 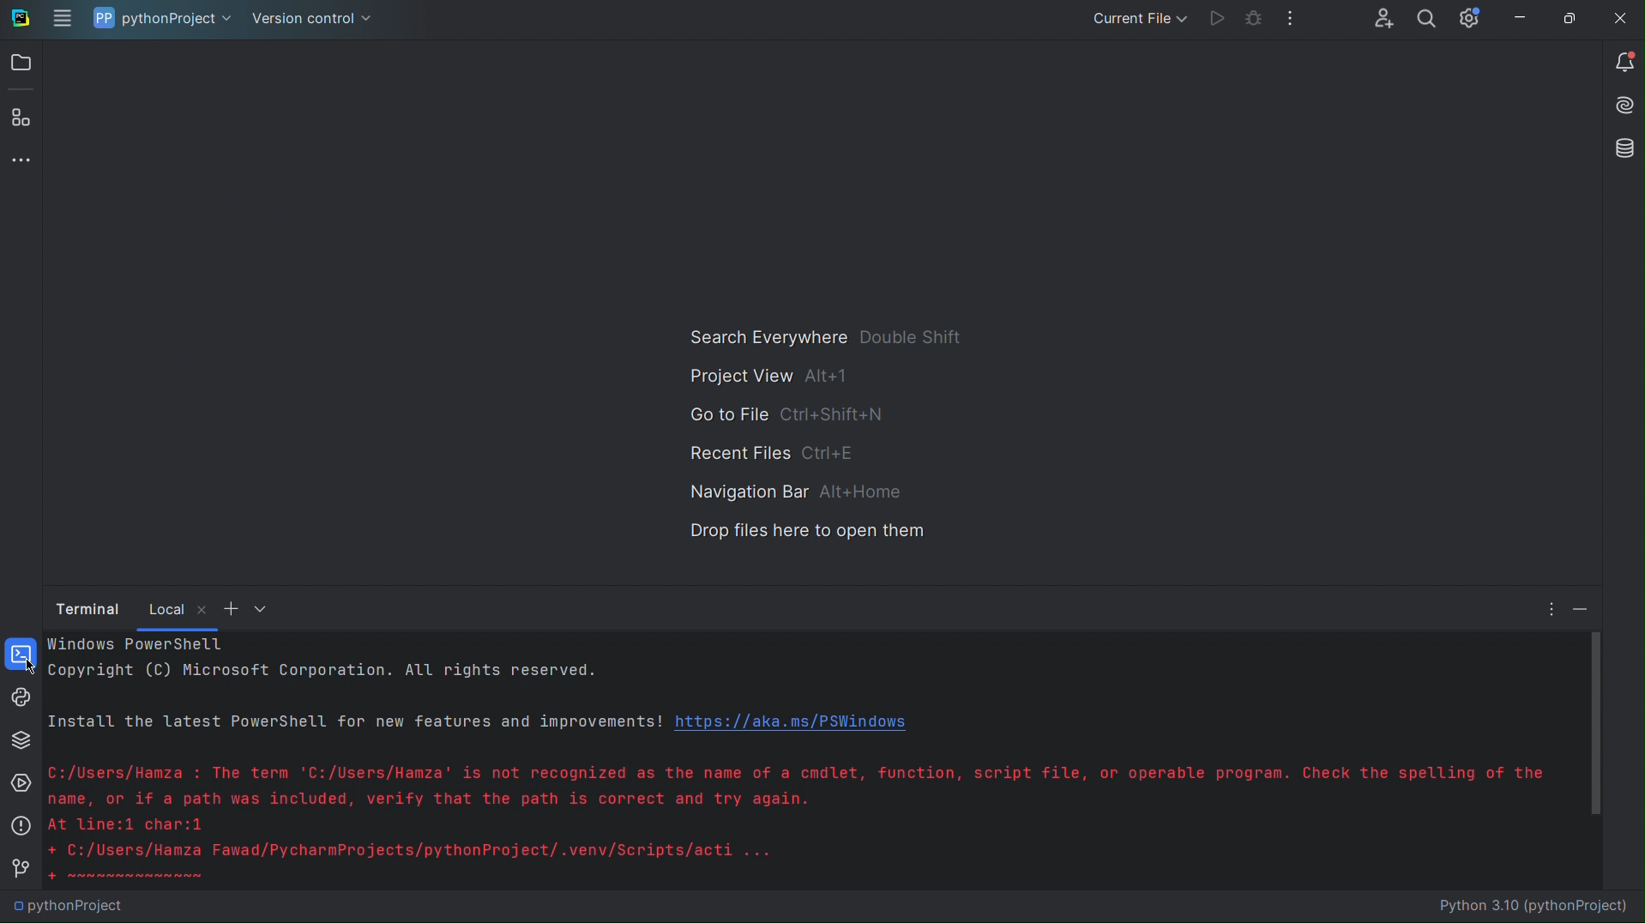 I want to click on Python Packages, so click(x=21, y=742).